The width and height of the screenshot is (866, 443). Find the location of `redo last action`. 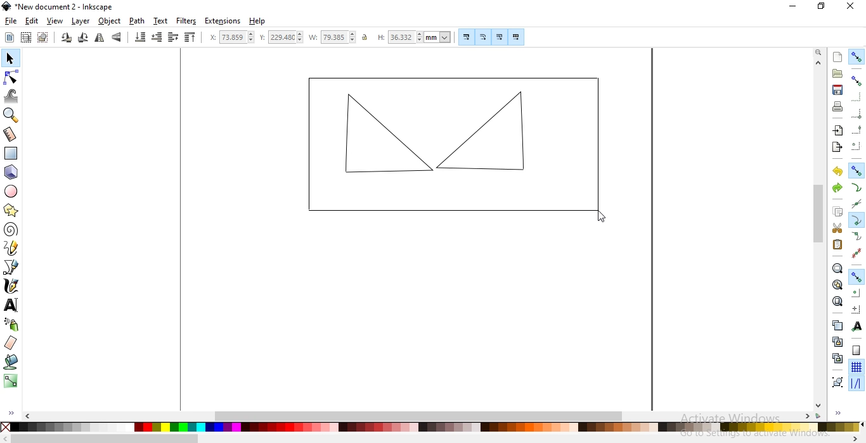

redo last action is located at coordinates (837, 189).